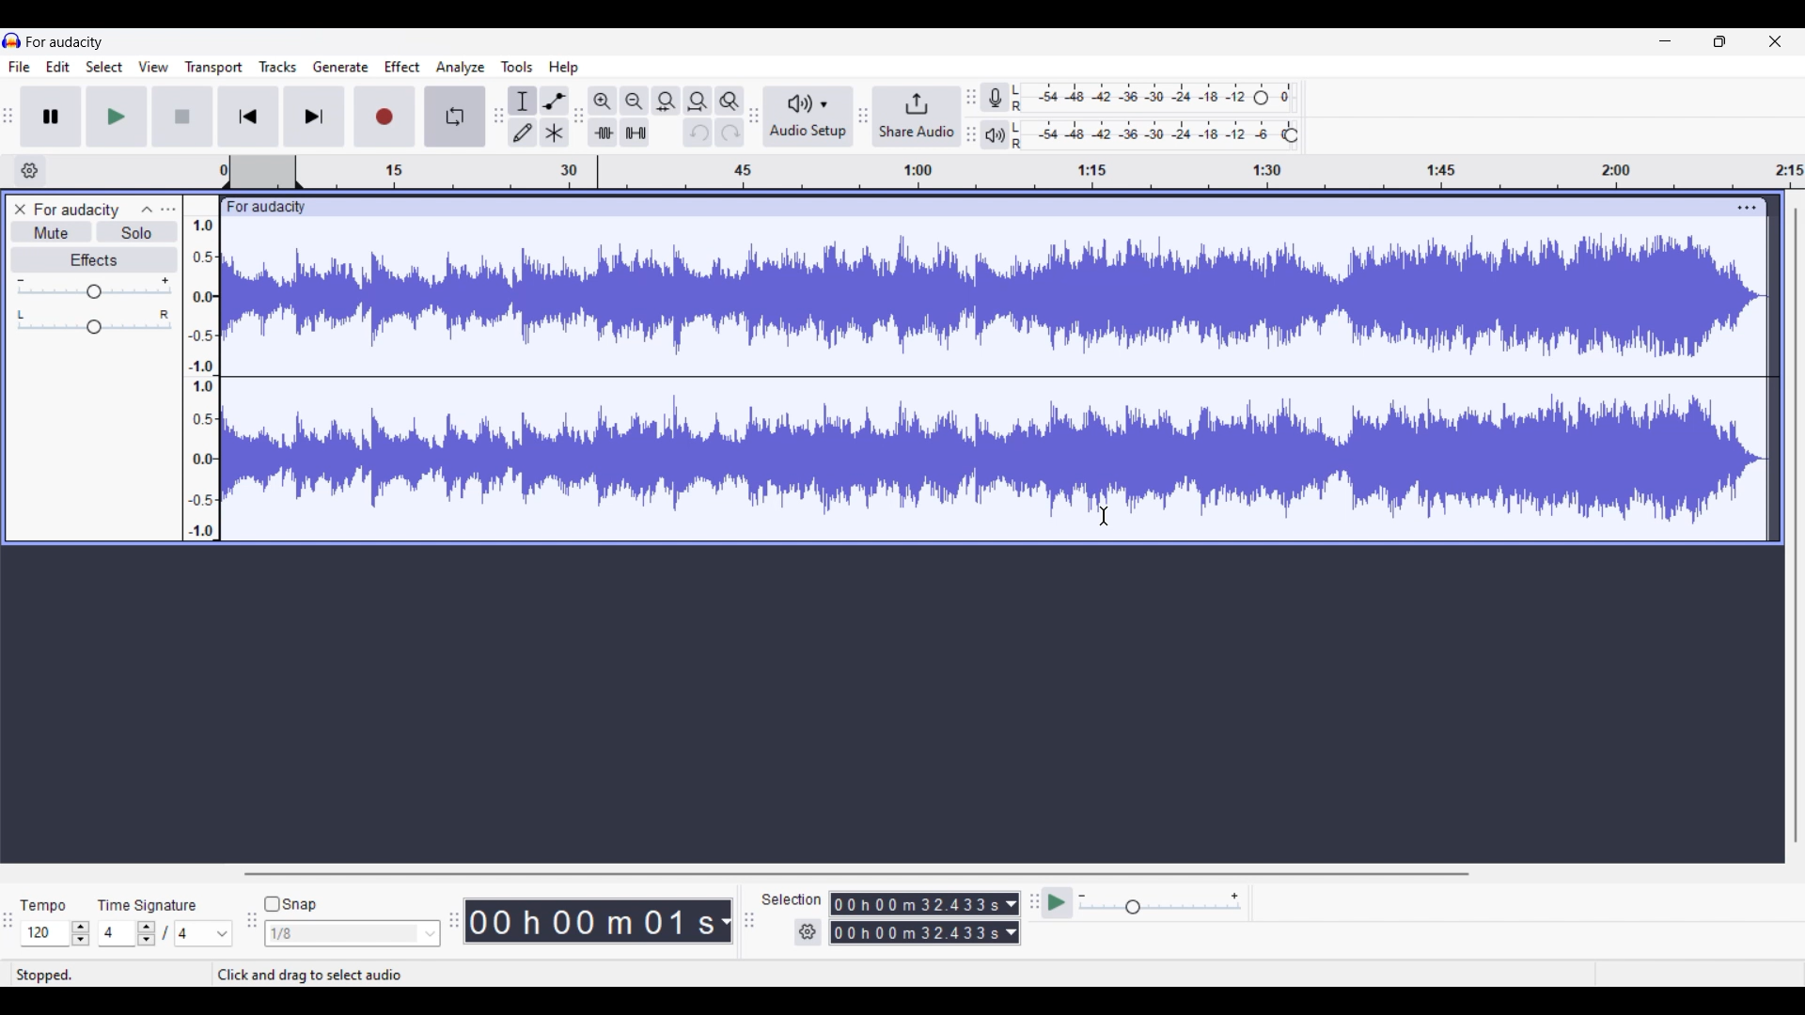 This screenshot has height=1015, width=1805. What do you see at coordinates (523, 101) in the screenshot?
I see `Selection tool` at bounding box center [523, 101].